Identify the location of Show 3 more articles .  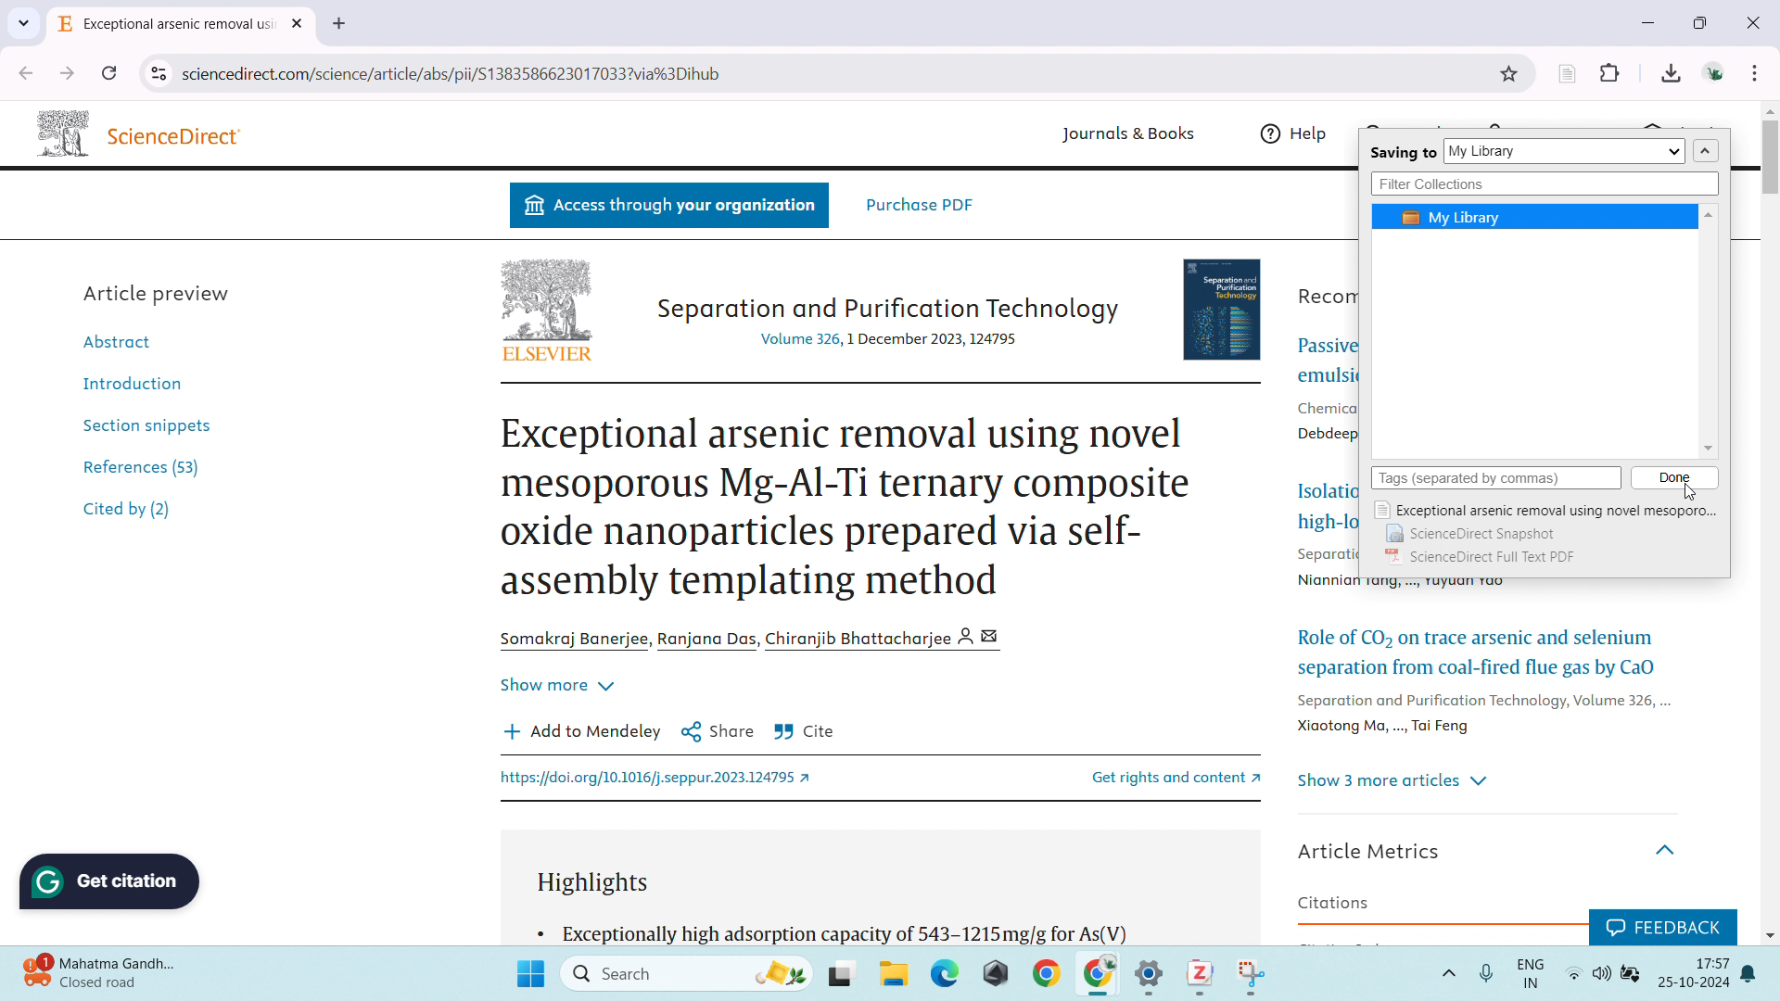
(1395, 781).